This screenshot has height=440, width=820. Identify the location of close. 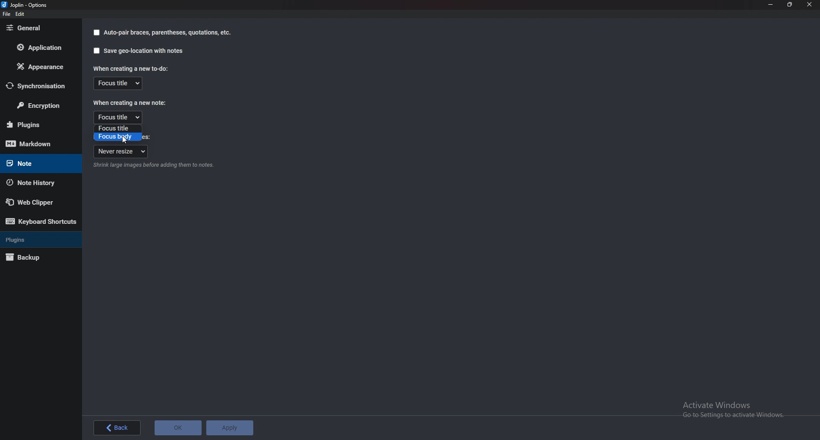
(809, 5).